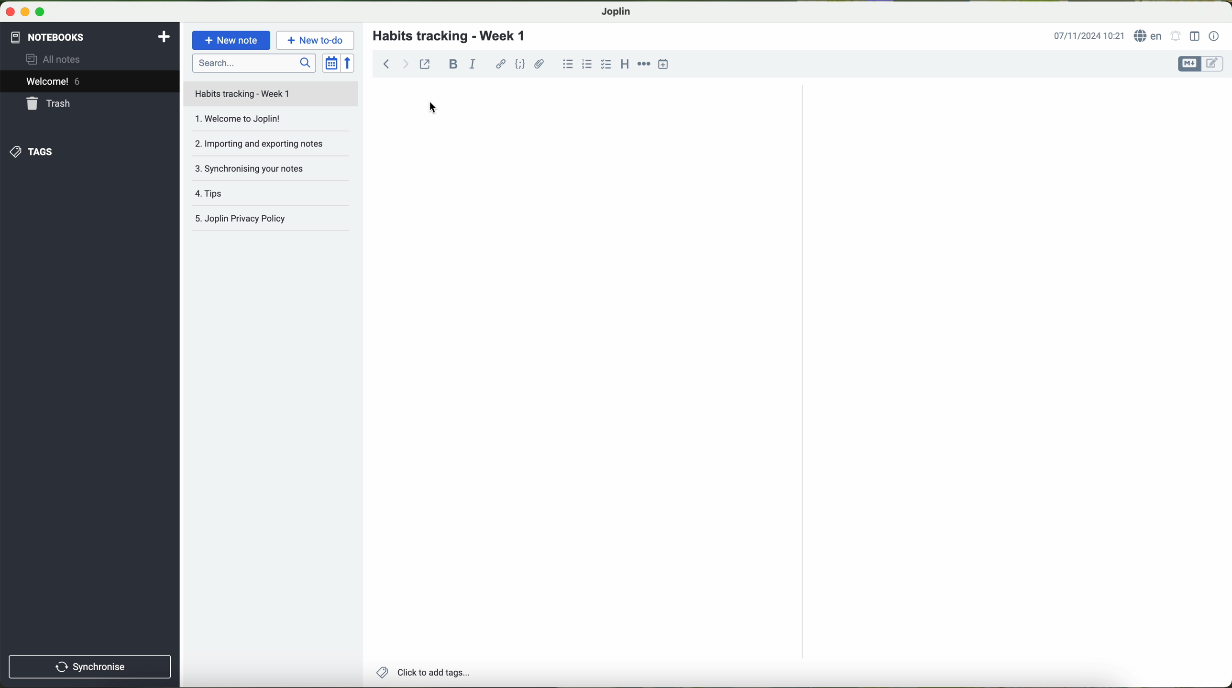 This screenshot has height=688, width=1232. I want to click on back, so click(383, 63).